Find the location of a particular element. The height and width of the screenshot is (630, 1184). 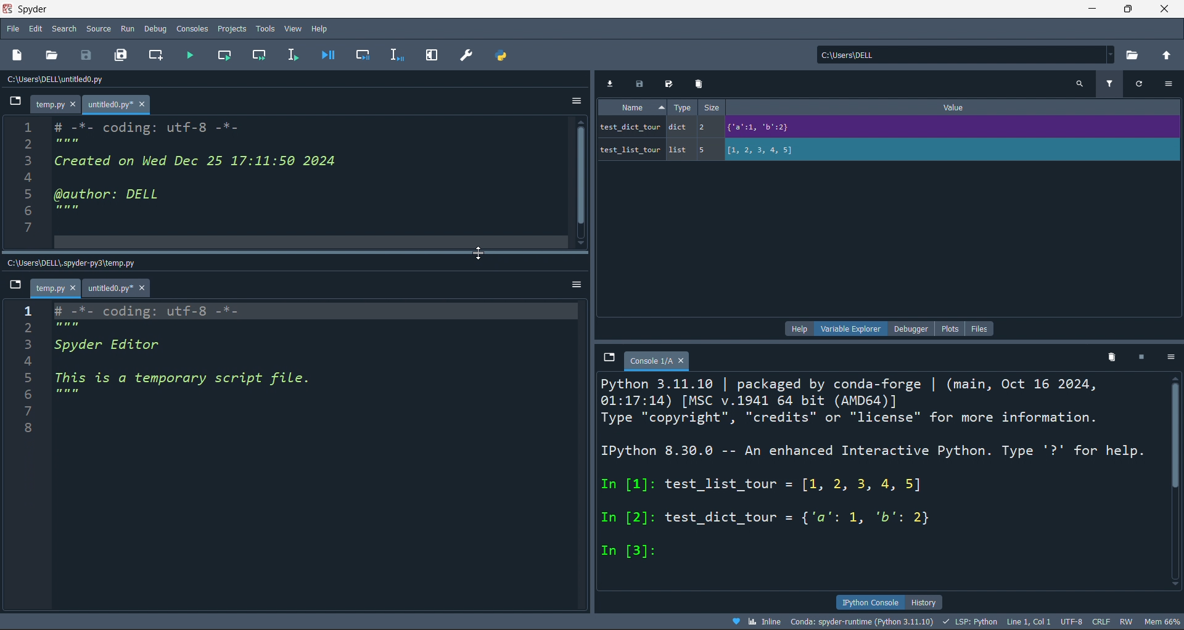

a | Name a Type Size Value is located at coordinates (868, 108).